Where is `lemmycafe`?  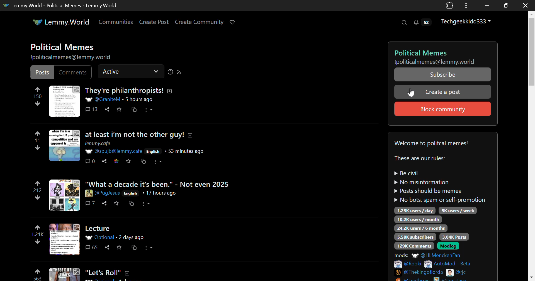
lemmycafe is located at coordinates (97, 143).